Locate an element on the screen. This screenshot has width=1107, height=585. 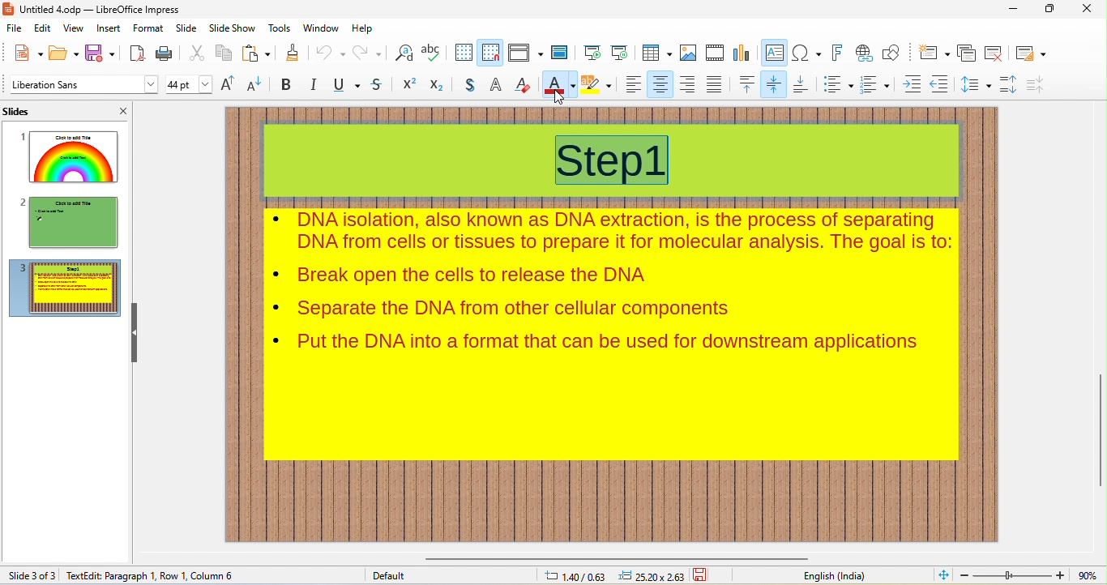
vertical scroll is located at coordinates (1095, 424).